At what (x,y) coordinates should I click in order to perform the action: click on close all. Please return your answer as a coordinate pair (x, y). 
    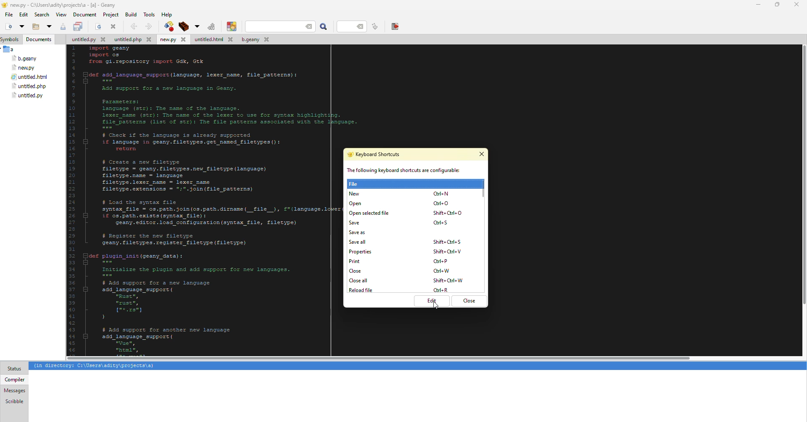
    Looking at the image, I should click on (358, 280).